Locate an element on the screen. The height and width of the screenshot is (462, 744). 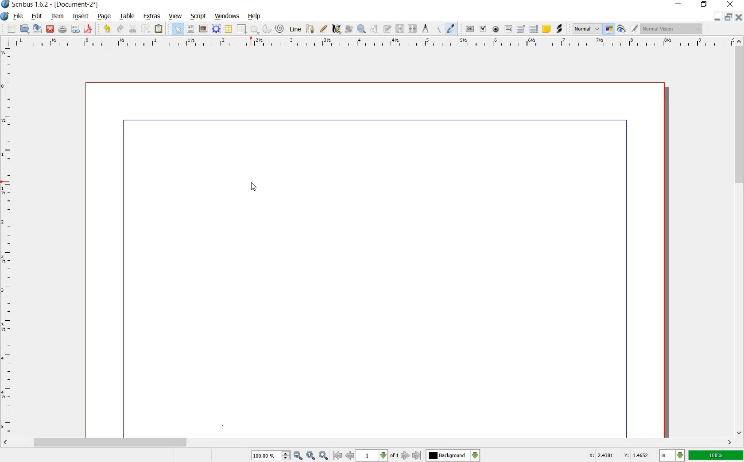
SAVE is located at coordinates (36, 29).